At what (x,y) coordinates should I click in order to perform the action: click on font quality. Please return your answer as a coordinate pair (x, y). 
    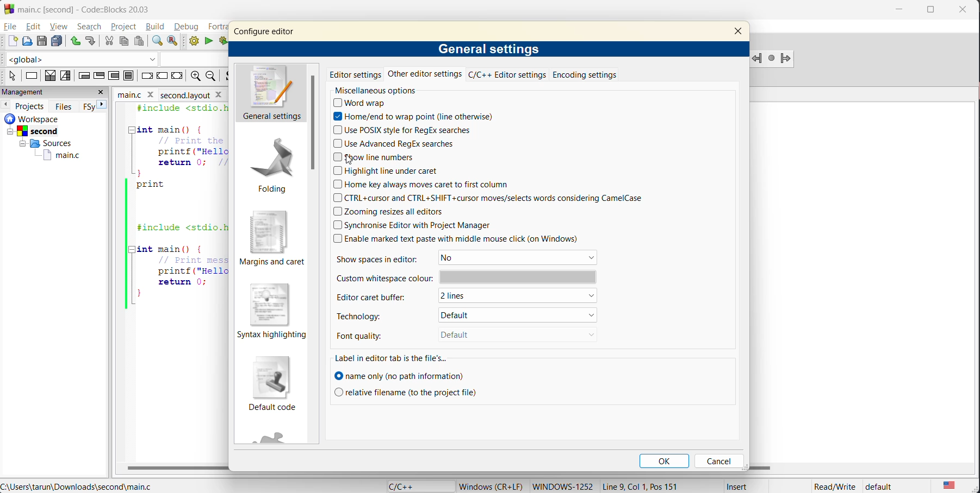
    Looking at the image, I should click on (370, 336).